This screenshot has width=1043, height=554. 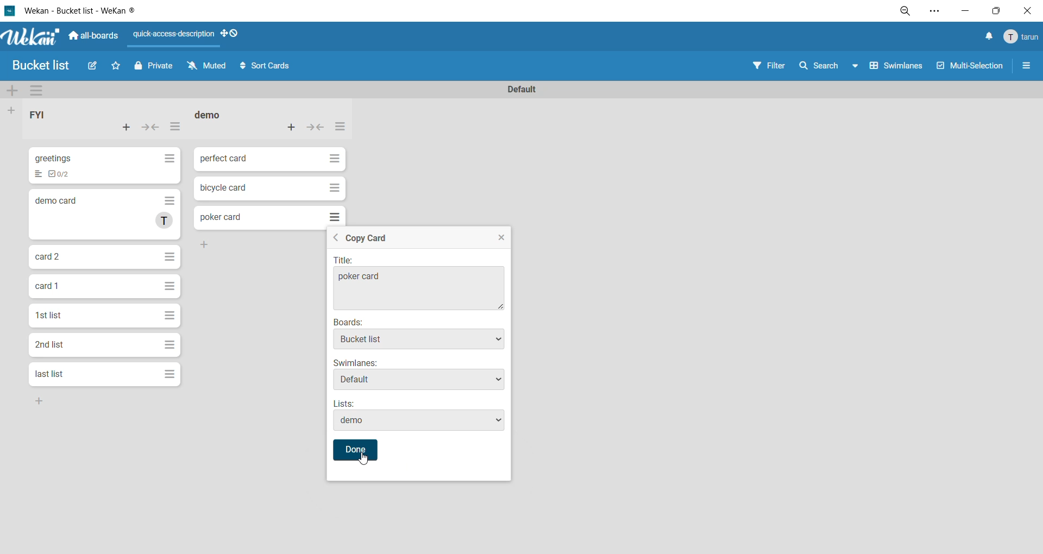 What do you see at coordinates (14, 92) in the screenshot?
I see `add swimlane` at bounding box center [14, 92].